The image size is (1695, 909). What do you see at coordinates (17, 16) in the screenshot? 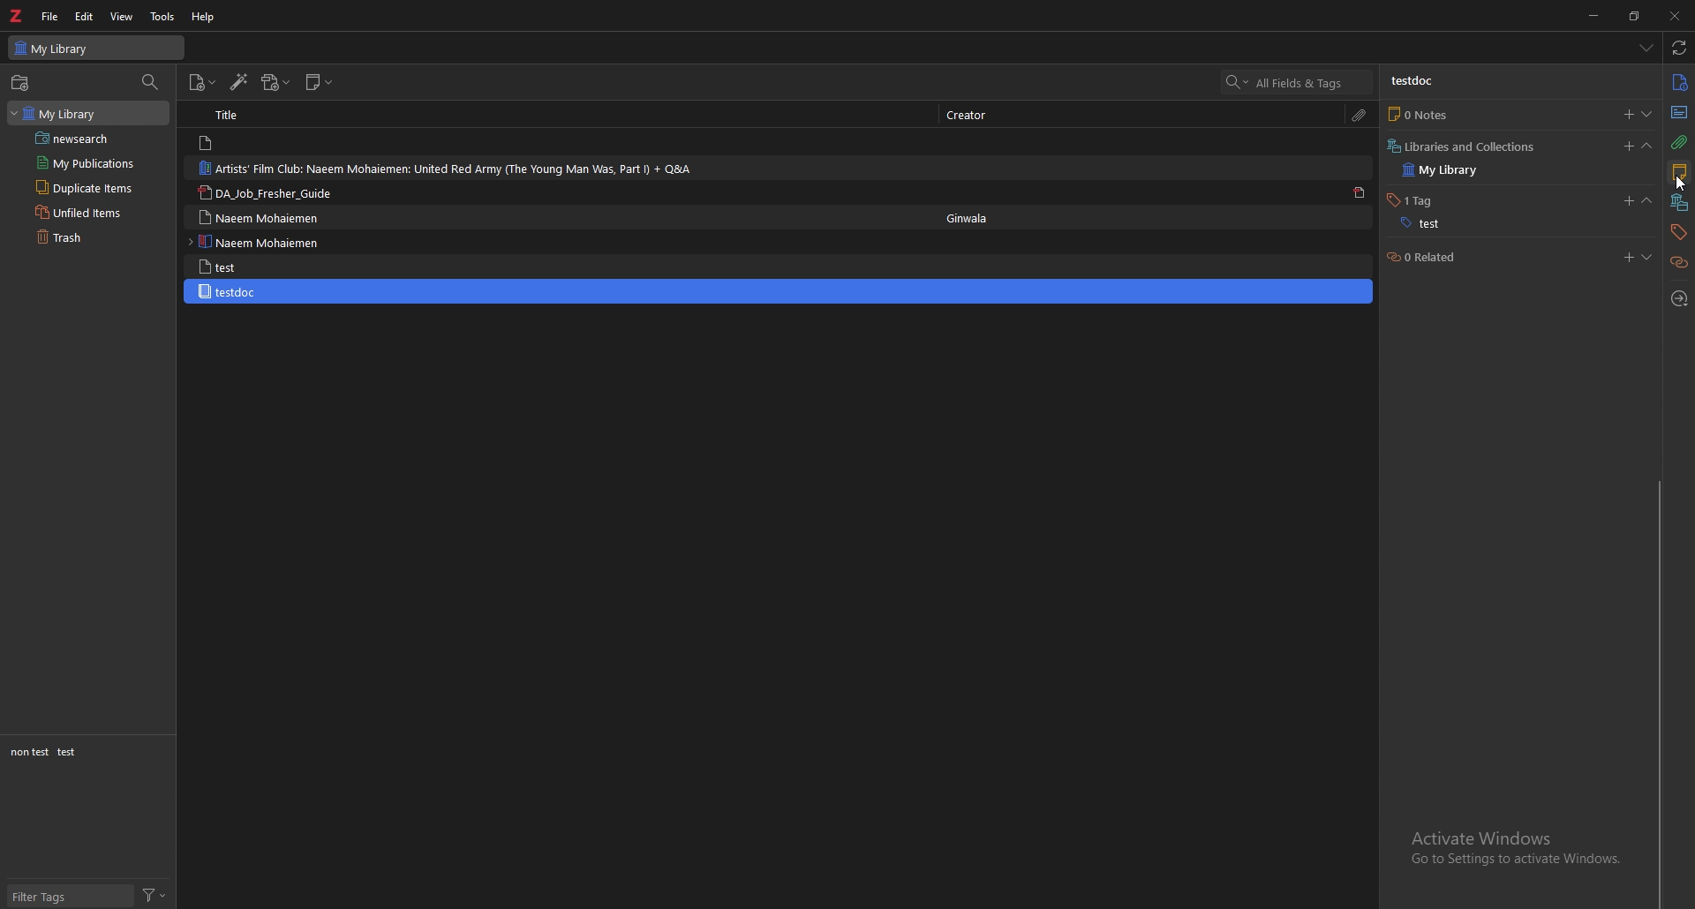
I see `zotero` at bounding box center [17, 16].